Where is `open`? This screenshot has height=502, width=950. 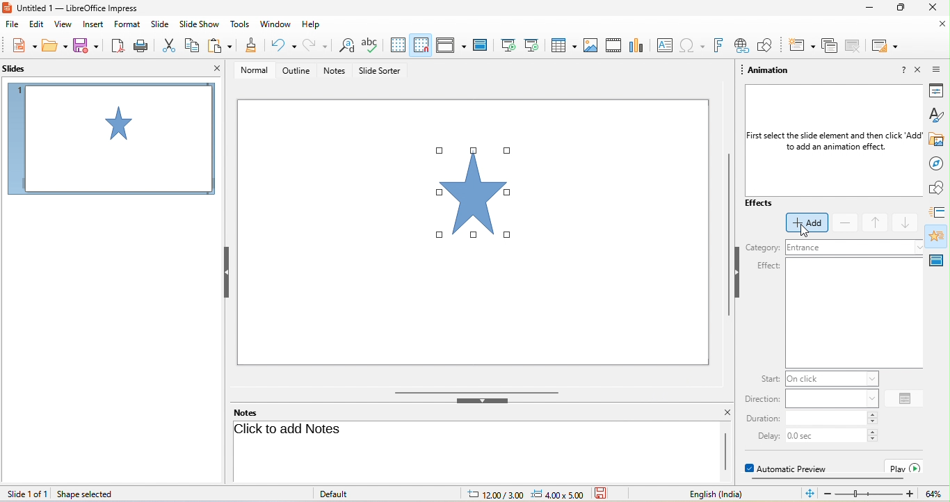 open is located at coordinates (54, 46).